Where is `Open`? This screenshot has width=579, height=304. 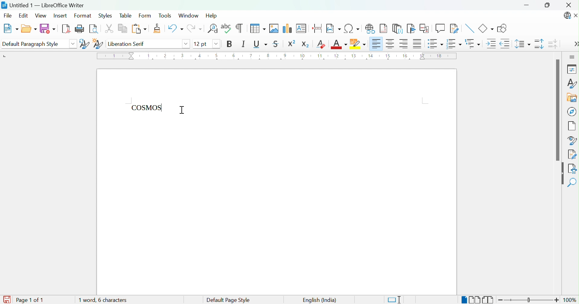 Open is located at coordinates (29, 29).